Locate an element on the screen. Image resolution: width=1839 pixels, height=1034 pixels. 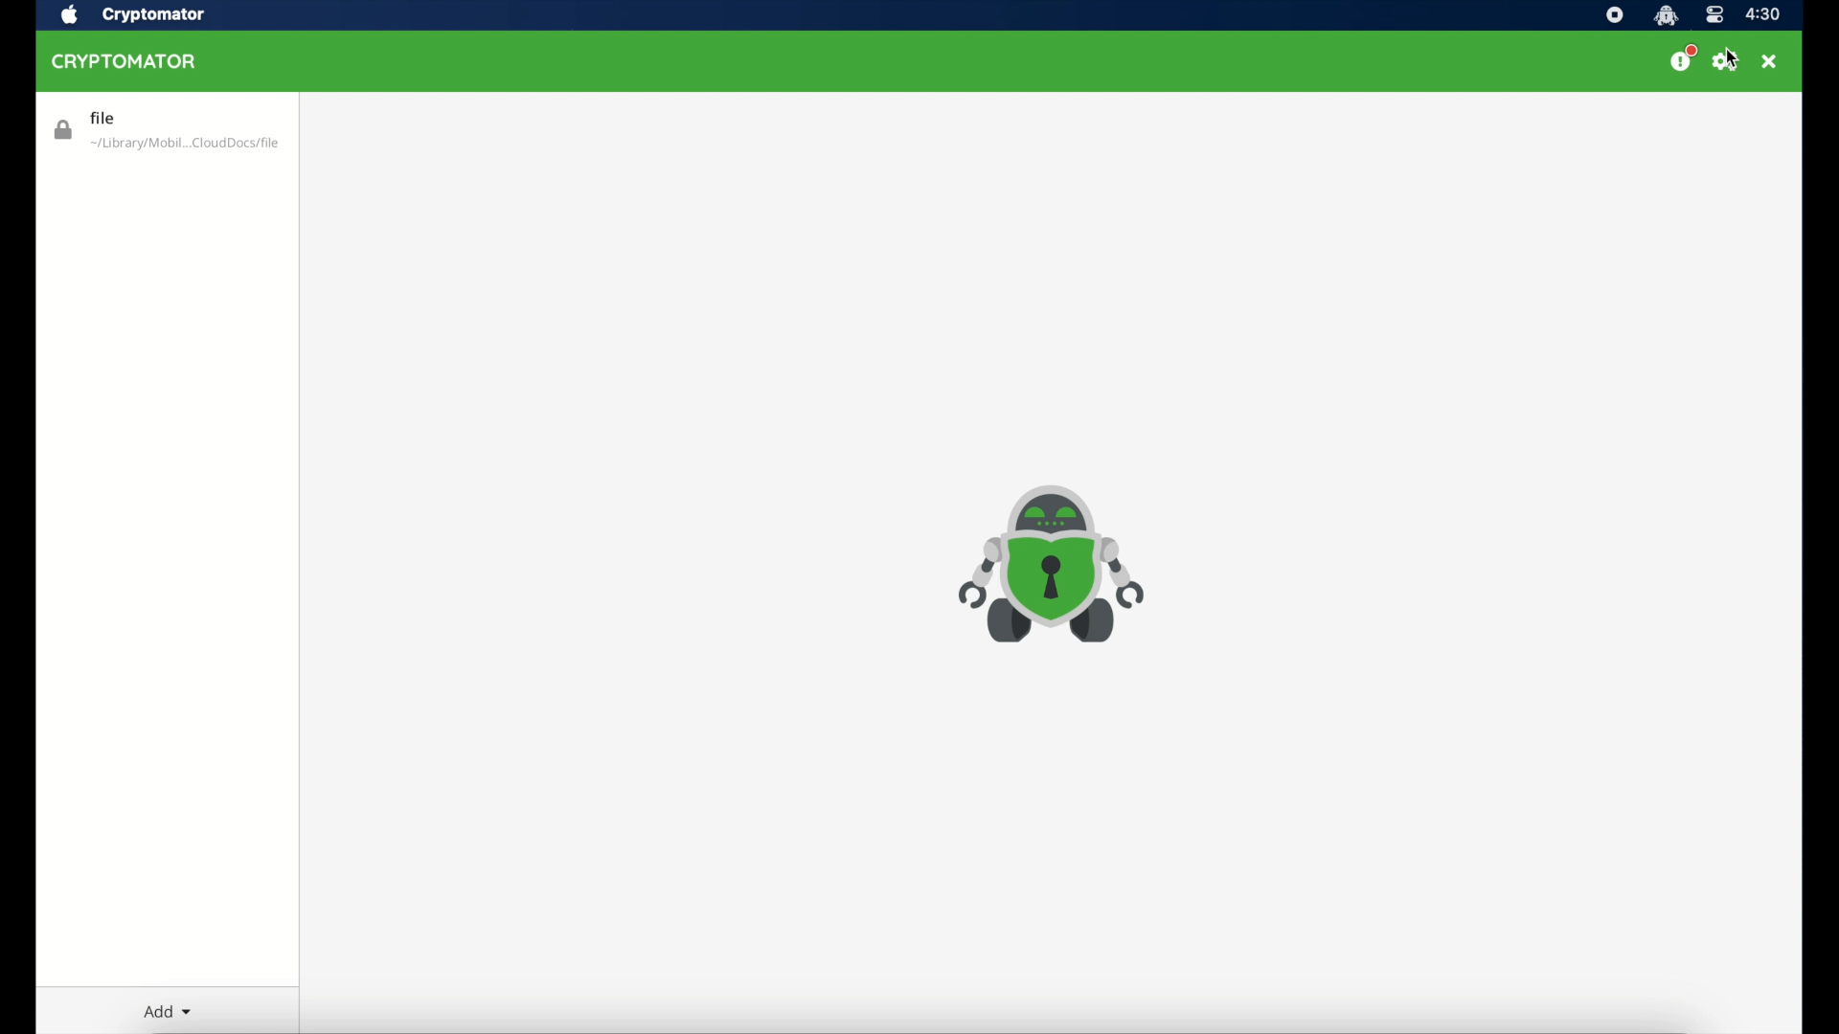
cryptomator icon is located at coordinates (1667, 15).